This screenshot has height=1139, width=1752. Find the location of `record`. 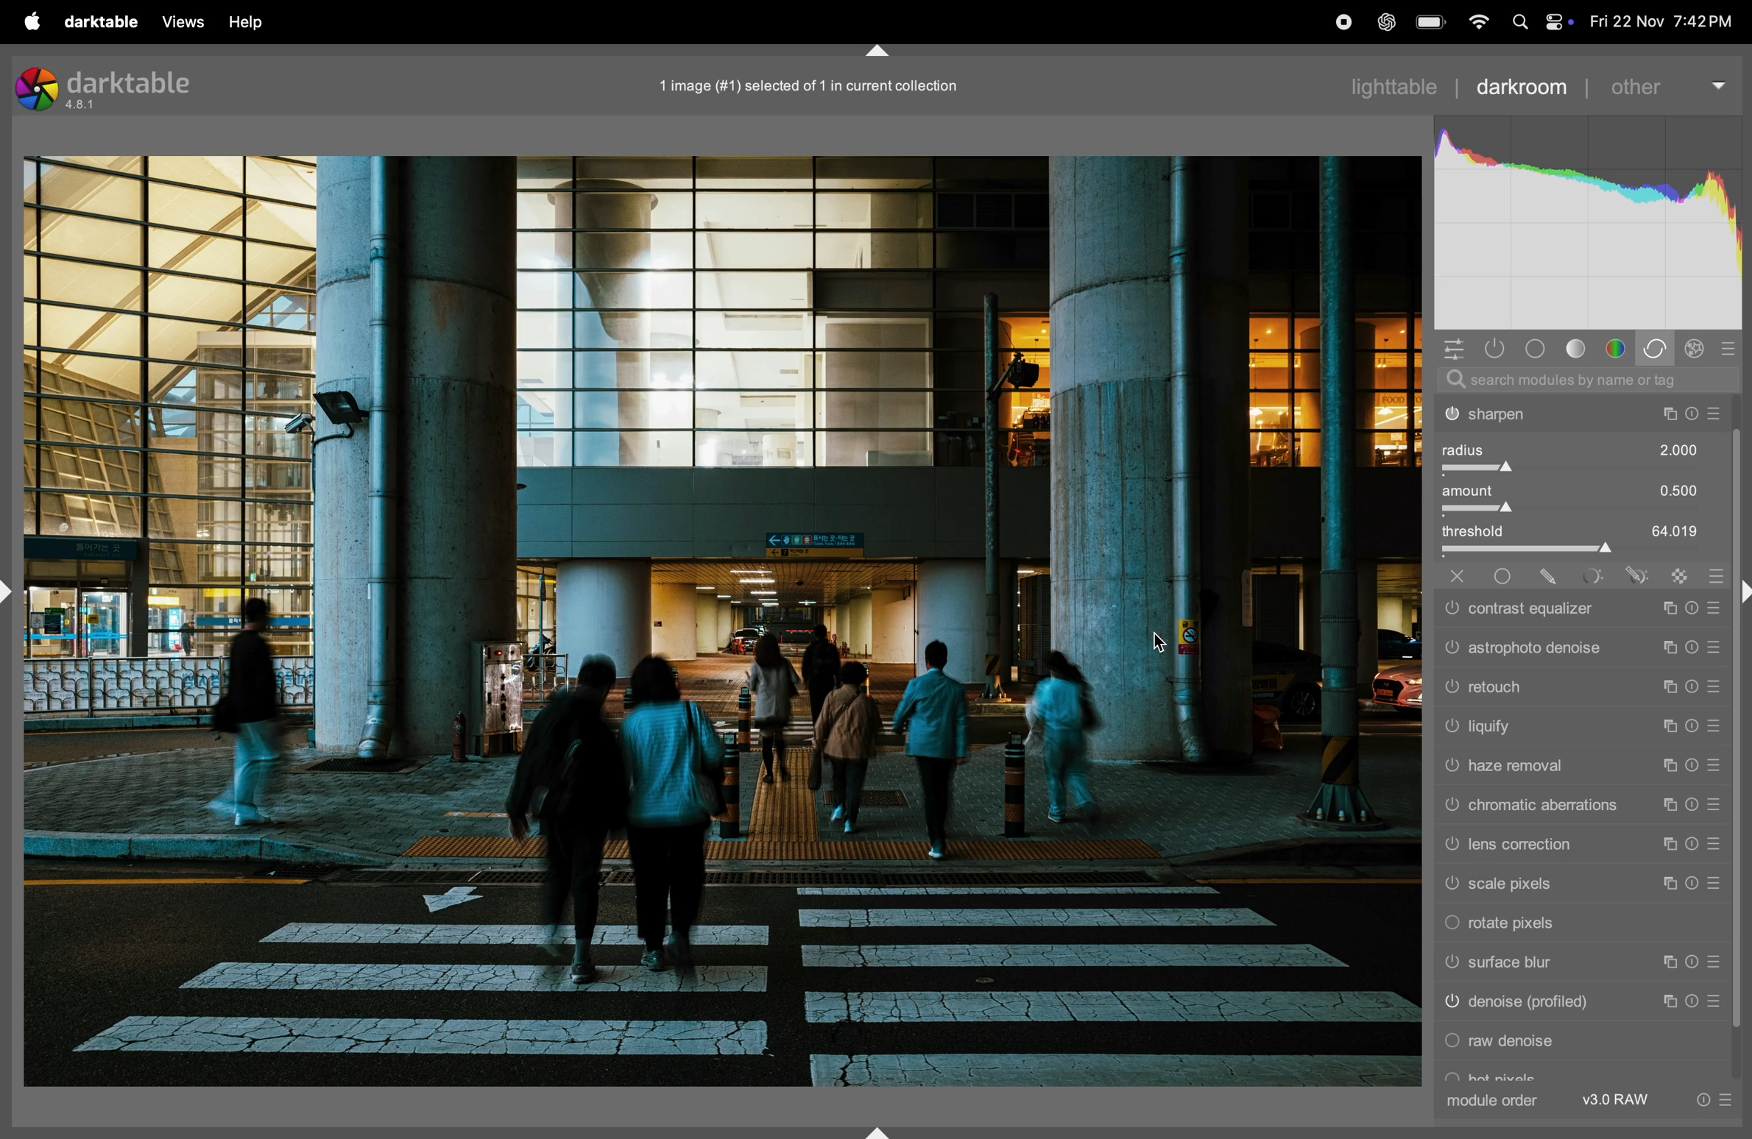

record is located at coordinates (1286, 22).